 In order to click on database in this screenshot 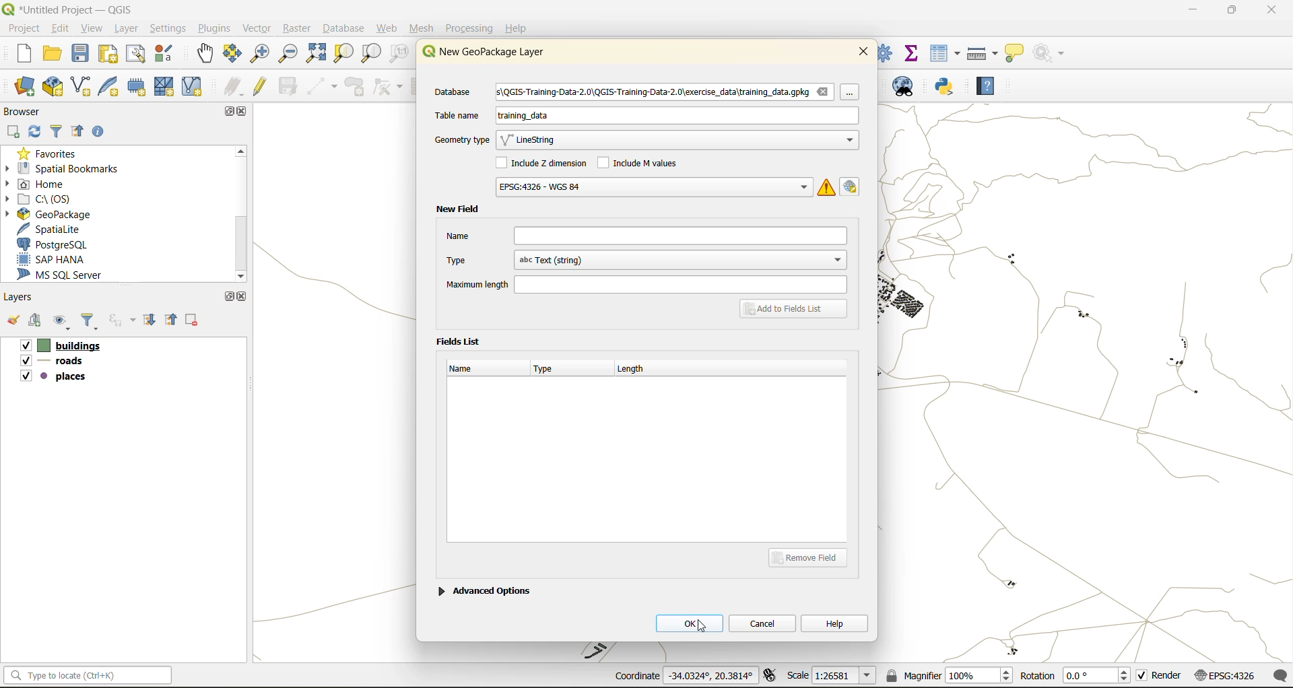, I will do `click(458, 93)`.